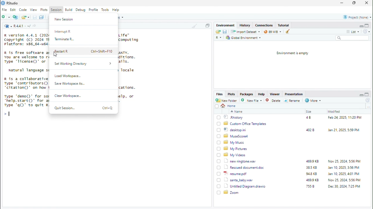 The image size is (373, 209). What do you see at coordinates (293, 186) in the screenshot?
I see `Untitled Diagram.drawio 755B Dec 30, 2024, 7.25 PM` at bounding box center [293, 186].